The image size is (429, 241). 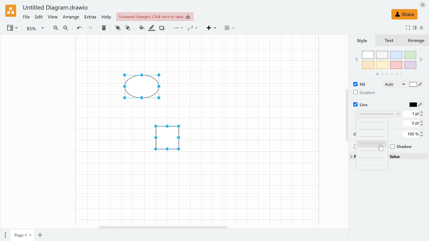 I want to click on Extras, so click(x=90, y=18).